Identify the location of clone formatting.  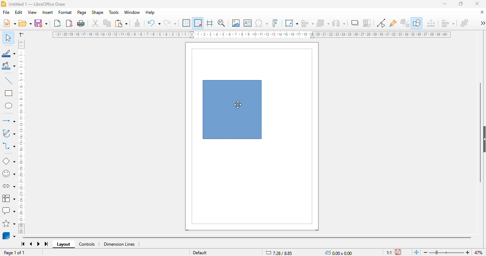
(137, 23).